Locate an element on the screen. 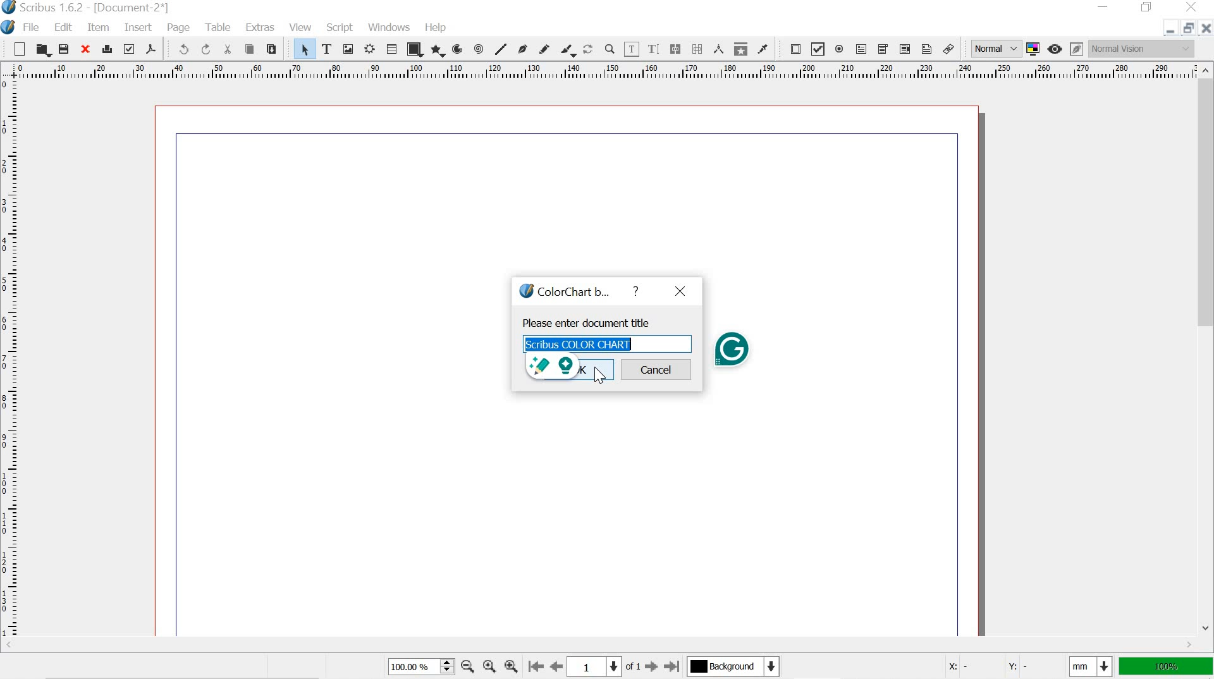 Image resolution: width=1214 pixels, height=679 pixels. Previous page is located at coordinates (556, 665).